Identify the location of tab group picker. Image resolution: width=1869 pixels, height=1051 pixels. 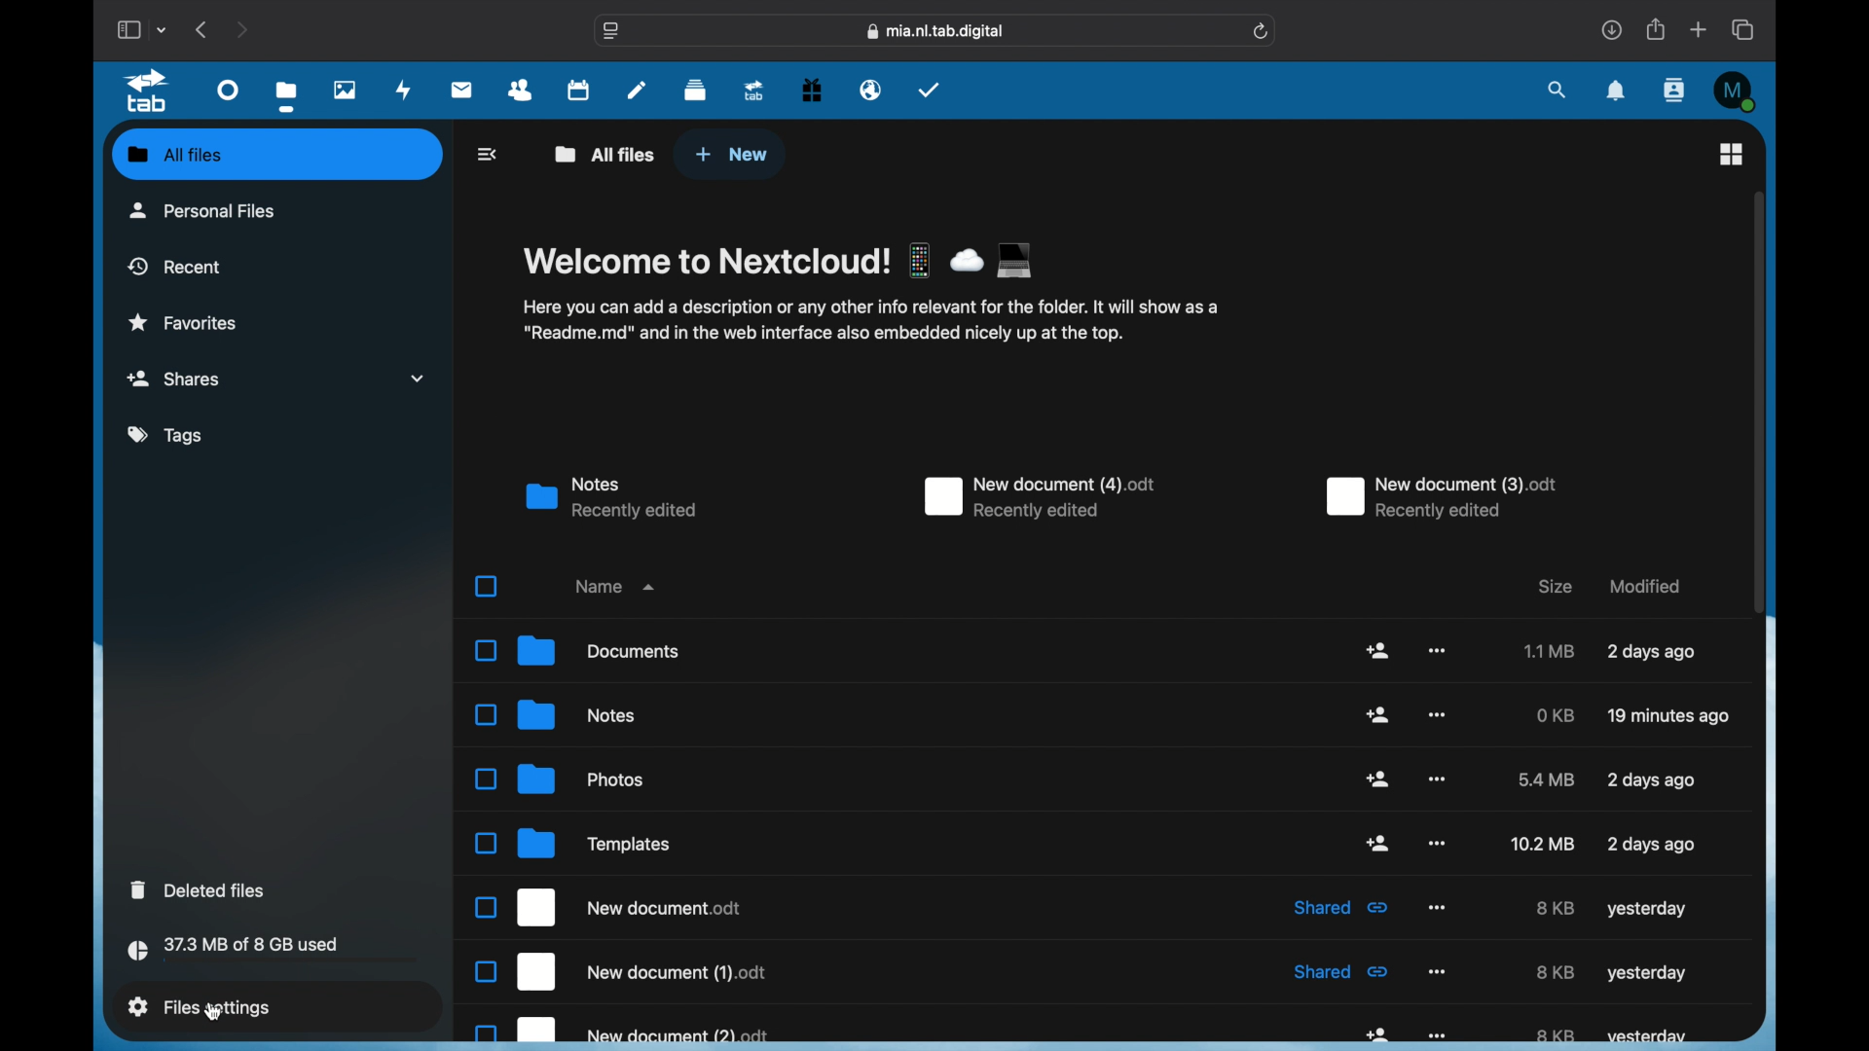
(163, 30).